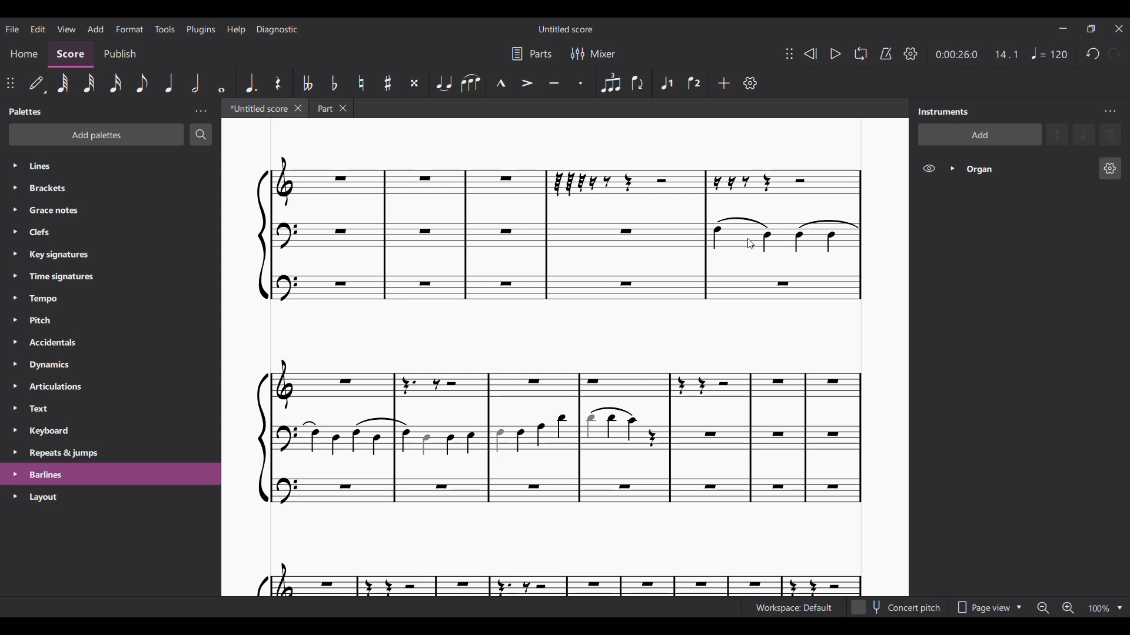 Image resolution: width=1130 pixels, height=635 pixels. I want to click on 16th note, so click(115, 84).